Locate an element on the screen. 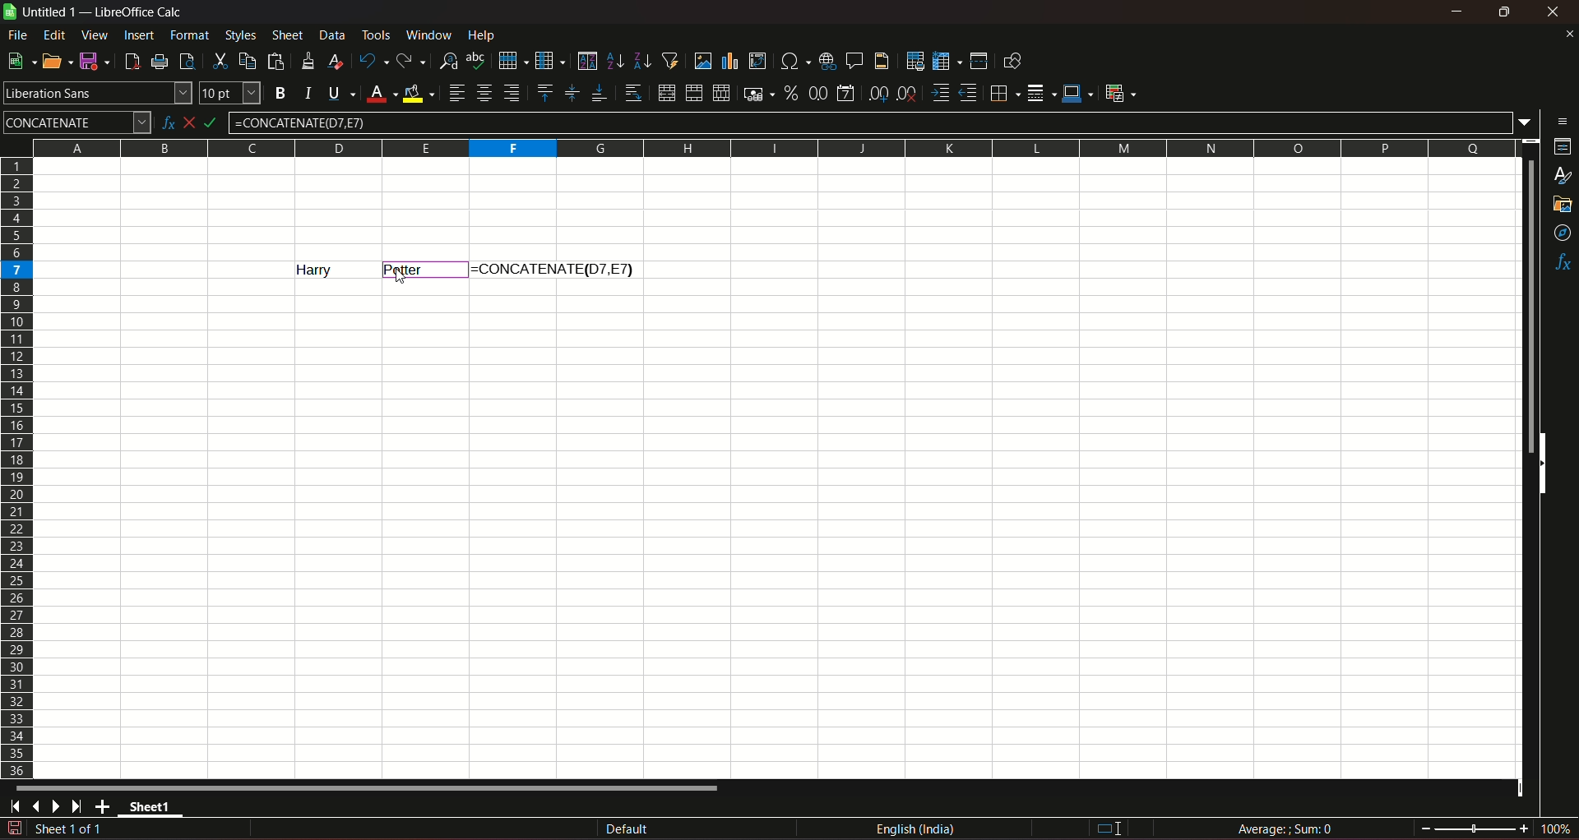 This screenshot has height=840, width=1579. center vertically is located at coordinates (571, 93).